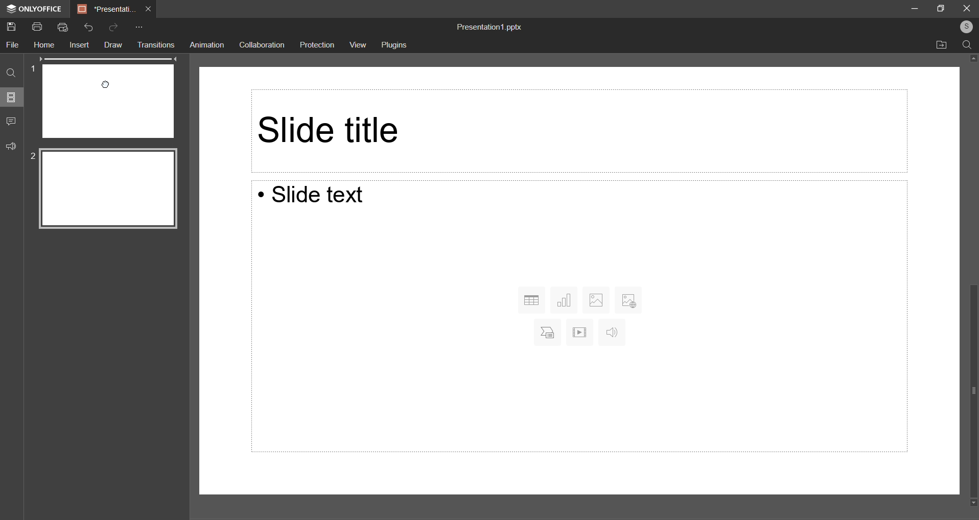 The width and height of the screenshot is (979, 520). I want to click on Image , so click(596, 299).